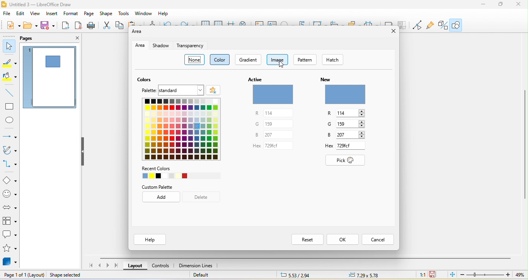 Image resolution: width=528 pixels, height=280 pixels. What do you see at coordinates (31, 27) in the screenshot?
I see `open` at bounding box center [31, 27].